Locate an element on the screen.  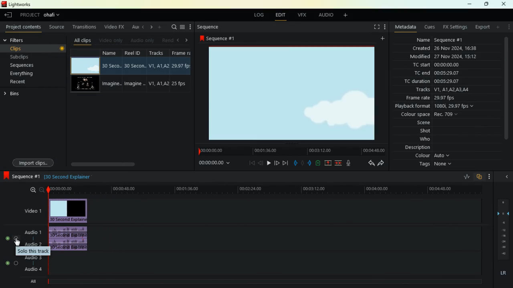
audio 3 is located at coordinates (31, 258).